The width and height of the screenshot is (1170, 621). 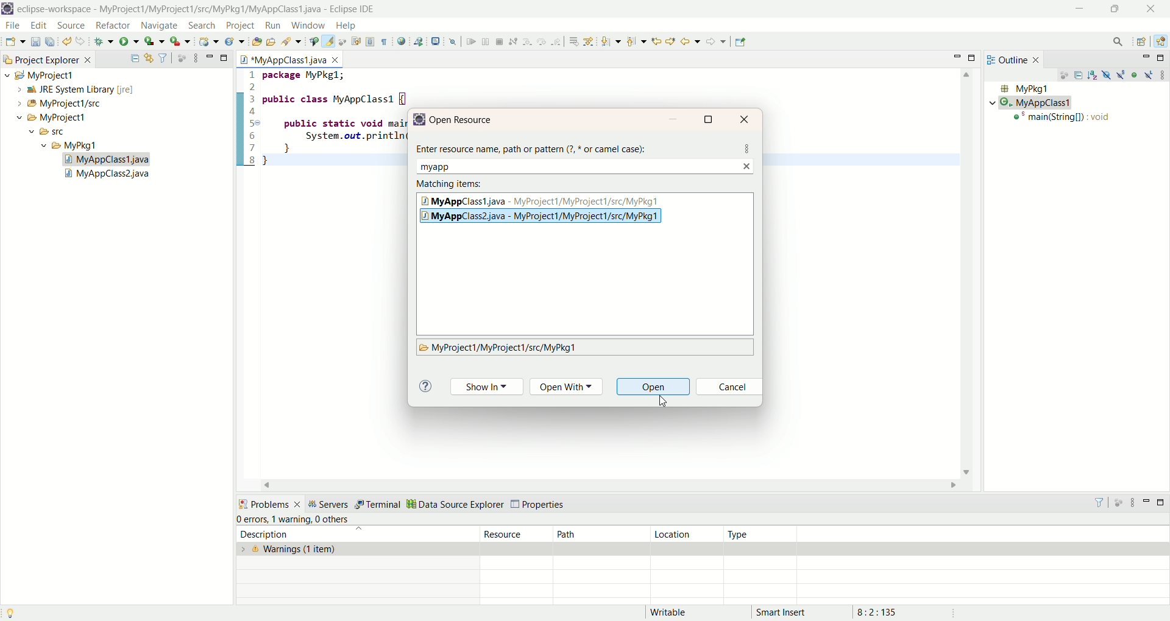 I want to click on search, so click(x=1118, y=43).